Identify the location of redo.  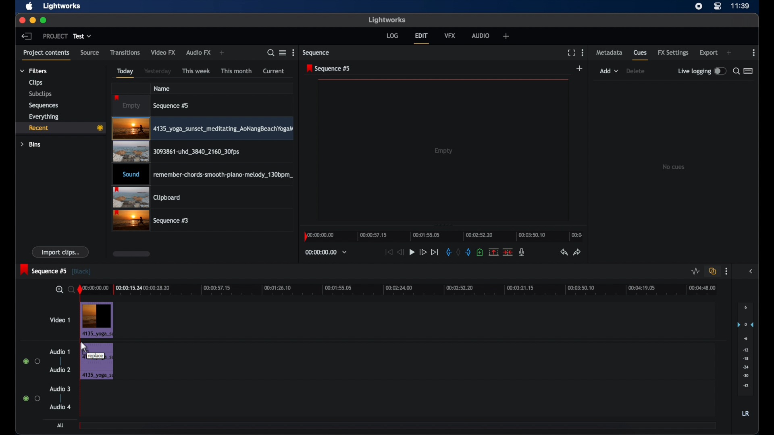
(577, 253).